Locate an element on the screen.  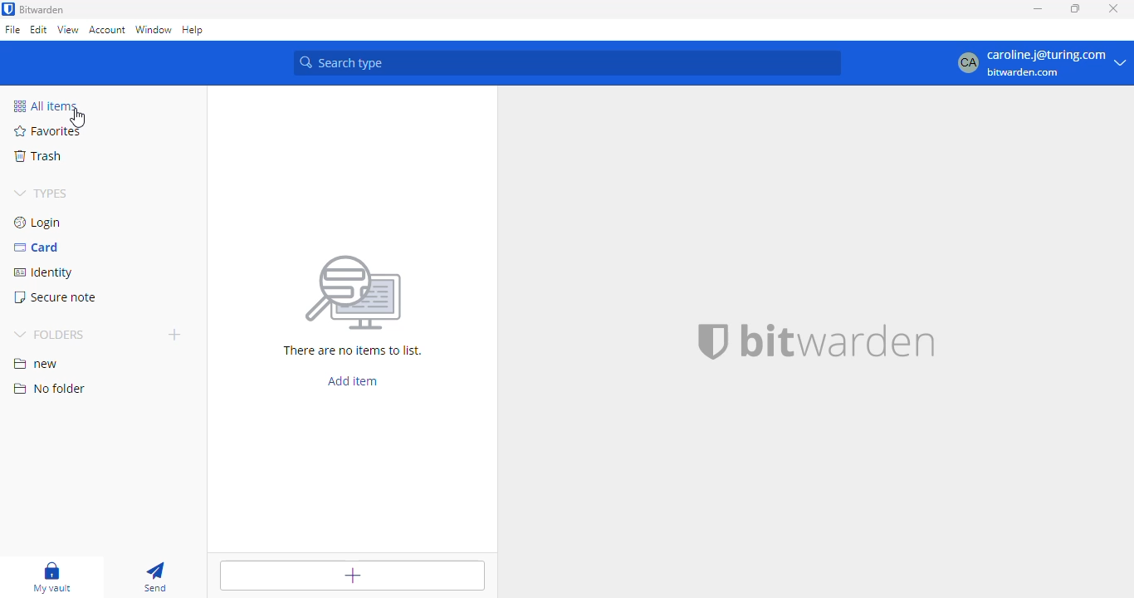
card is located at coordinates (37, 248).